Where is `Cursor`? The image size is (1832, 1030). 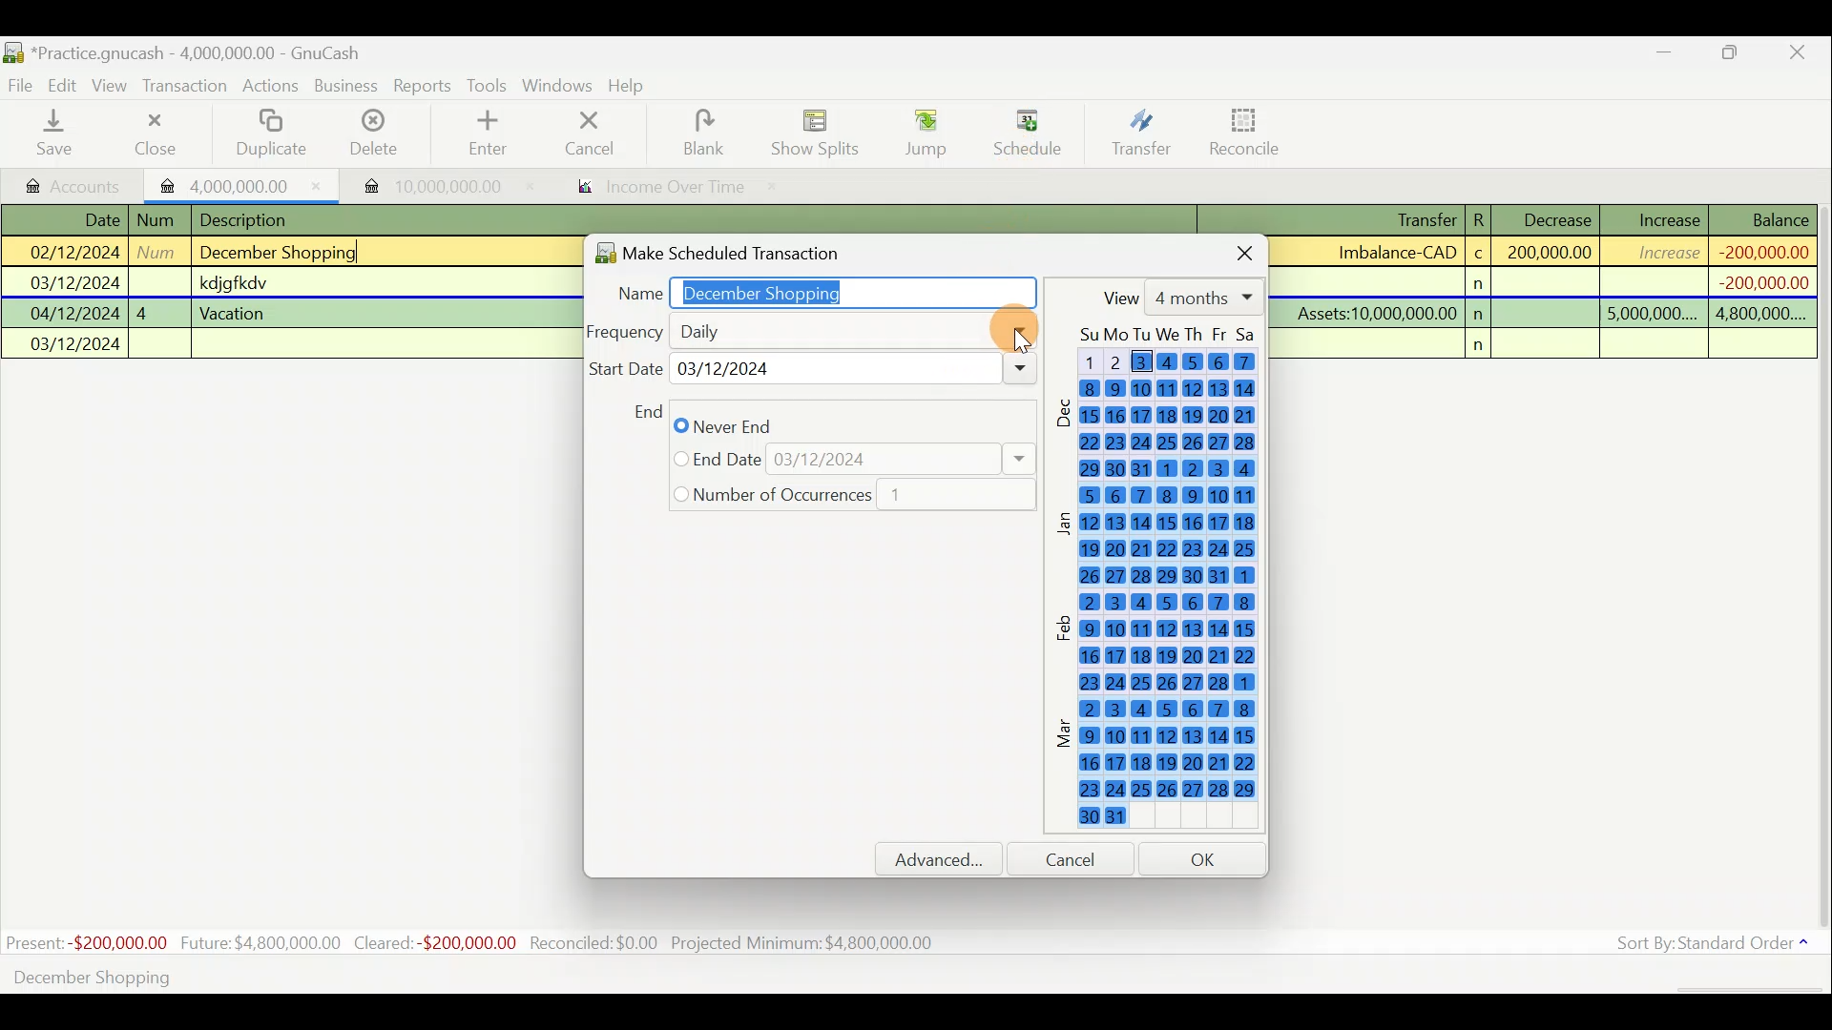
Cursor is located at coordinates (1026, 125).